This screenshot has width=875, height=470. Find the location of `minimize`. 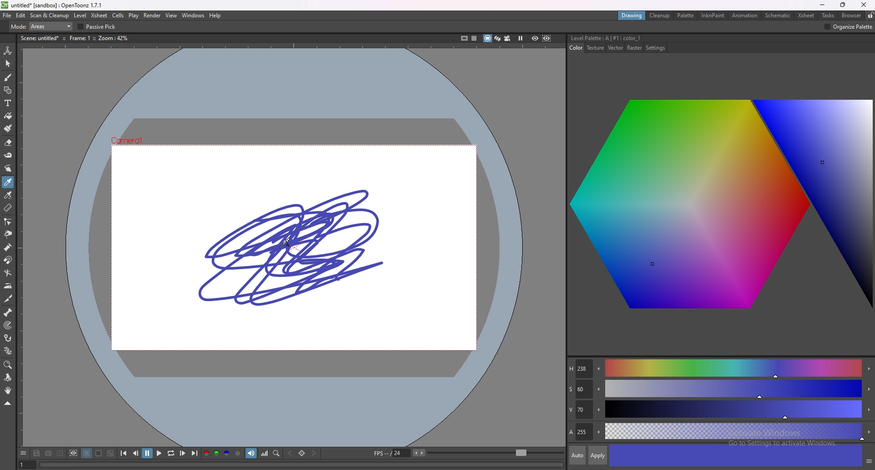

minimize is located at coordinates (822, 4).